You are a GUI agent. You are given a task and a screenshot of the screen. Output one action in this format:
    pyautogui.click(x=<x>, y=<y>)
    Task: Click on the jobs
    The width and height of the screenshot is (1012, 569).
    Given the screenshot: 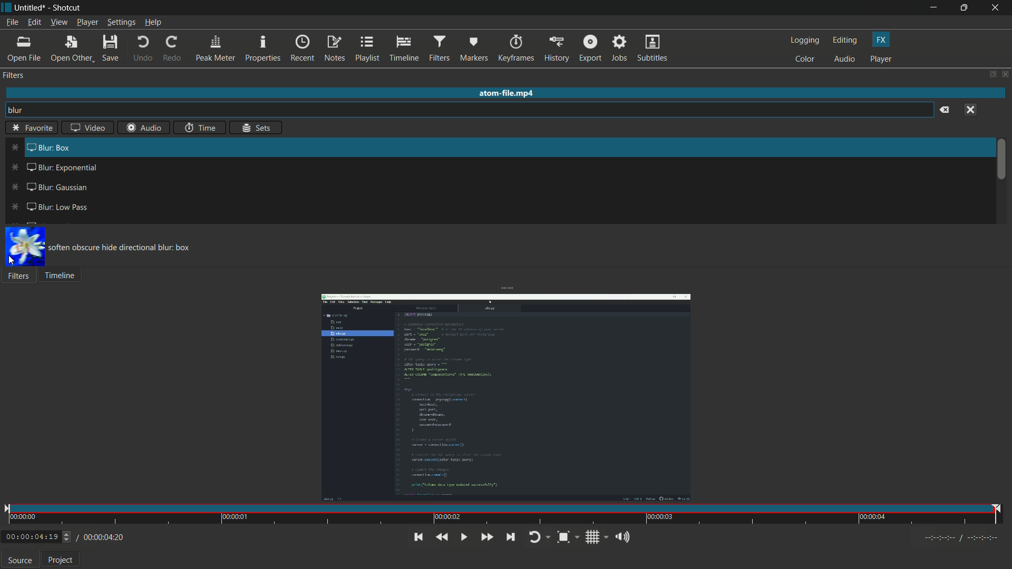 What is the action you would take?
    pyautogui.click(x=617, y=49)
    